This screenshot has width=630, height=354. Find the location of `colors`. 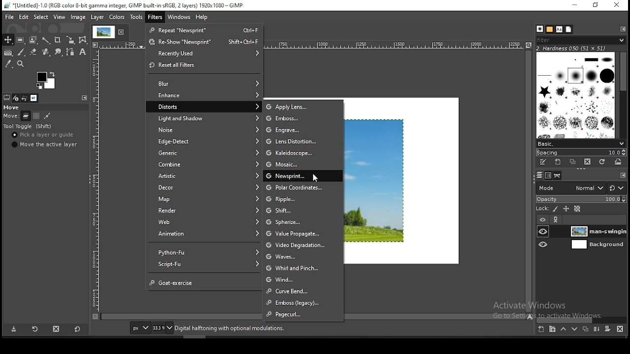

colors is located at coordinates (46, 80).